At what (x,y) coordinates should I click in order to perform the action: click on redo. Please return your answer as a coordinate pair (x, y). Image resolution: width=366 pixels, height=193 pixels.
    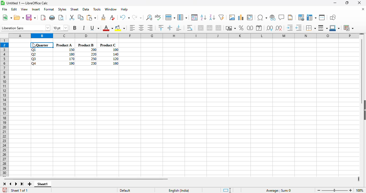
    Looking at the image, I should click on (137, 17).